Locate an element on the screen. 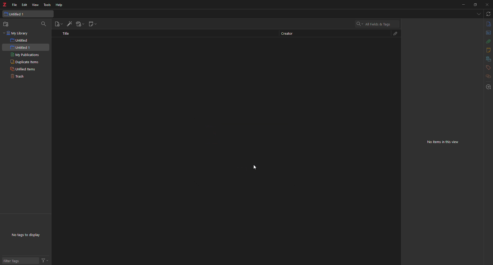 This screenshot has width=493, height=265. tags is located at coordinates (487, 68).